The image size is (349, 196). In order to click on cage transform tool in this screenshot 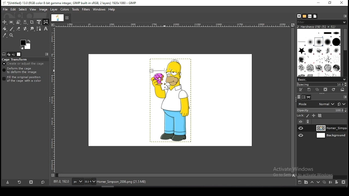, I will do `click(46, 22)`.